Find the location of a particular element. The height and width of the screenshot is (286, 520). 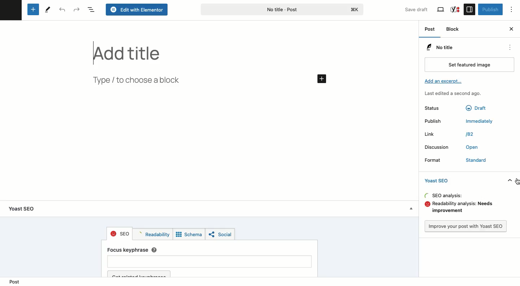

No title - Post is located at coordinates (282, 10).